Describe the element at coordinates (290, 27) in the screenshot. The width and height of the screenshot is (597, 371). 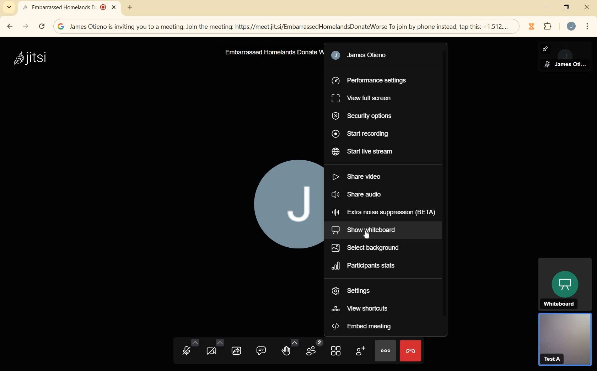
I see `; James Otieno is inviting you to a meeting. Join the meeting: https://meetiit.si/EmbarrassedHomelandsDonateWorse To join by phone instead, tap this: +1.512....` at that location.